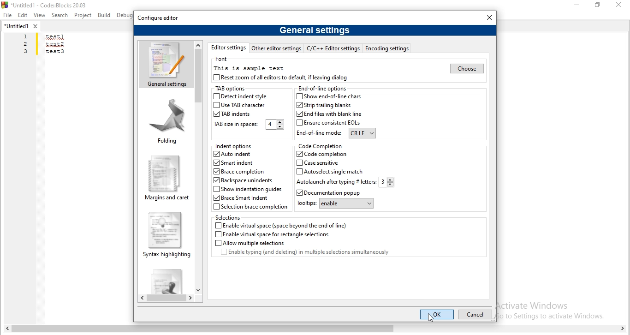  I want to click on Selections, so click(230, 217).